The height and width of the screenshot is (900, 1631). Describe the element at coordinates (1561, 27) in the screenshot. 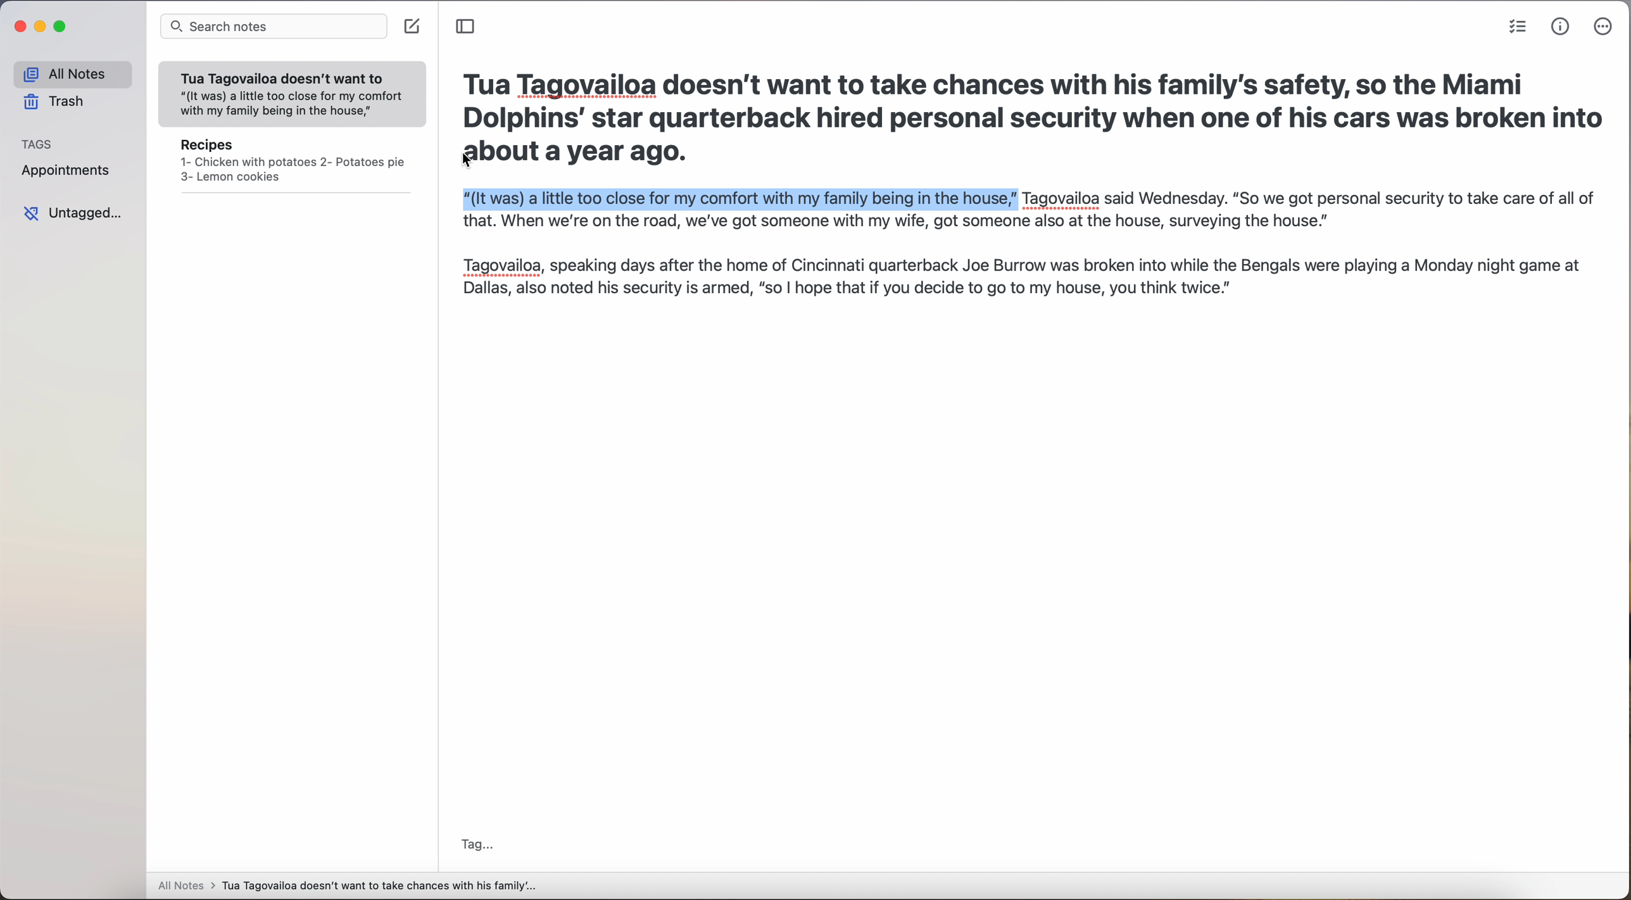

I see `metrics` at that location.